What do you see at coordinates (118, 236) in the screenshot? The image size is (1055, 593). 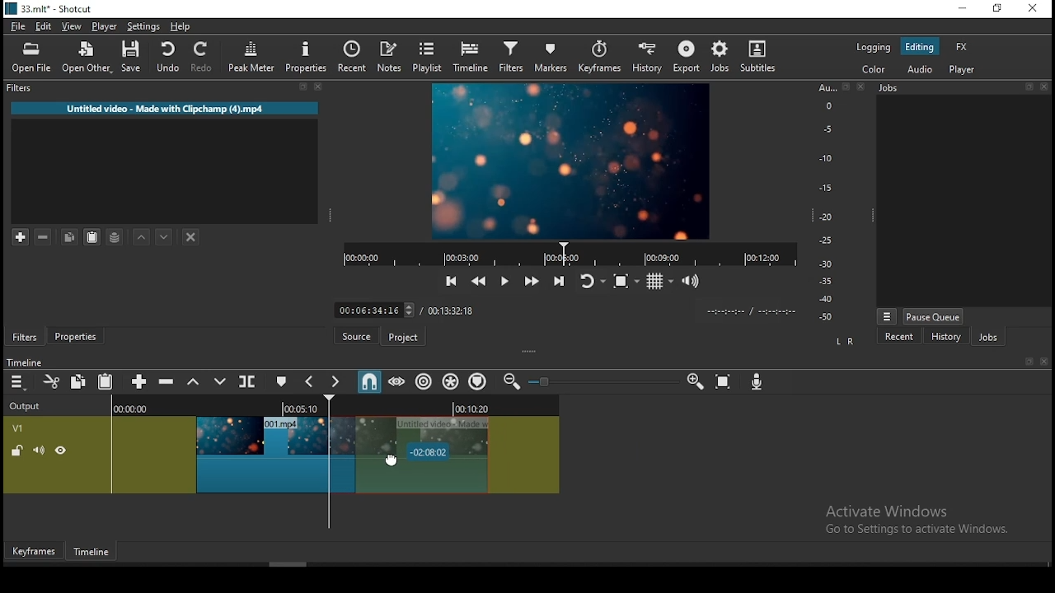 I see `save filter sets` at bounding box center [118, 236].